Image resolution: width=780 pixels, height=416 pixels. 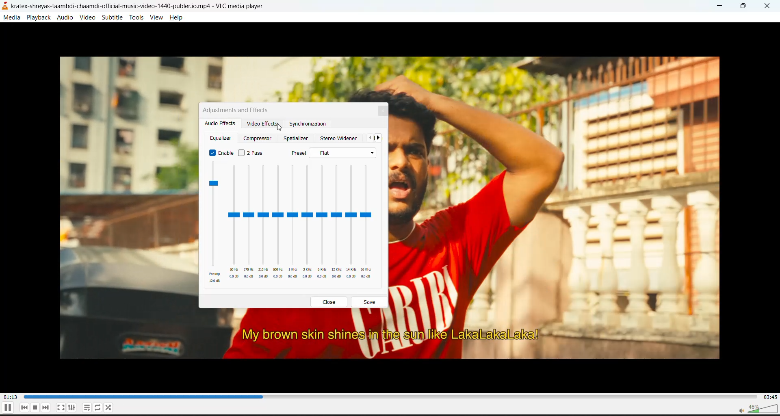 What do you see at coordinates (351, 224) in the screenshot?
I see `` at bounding box center [351, 224].